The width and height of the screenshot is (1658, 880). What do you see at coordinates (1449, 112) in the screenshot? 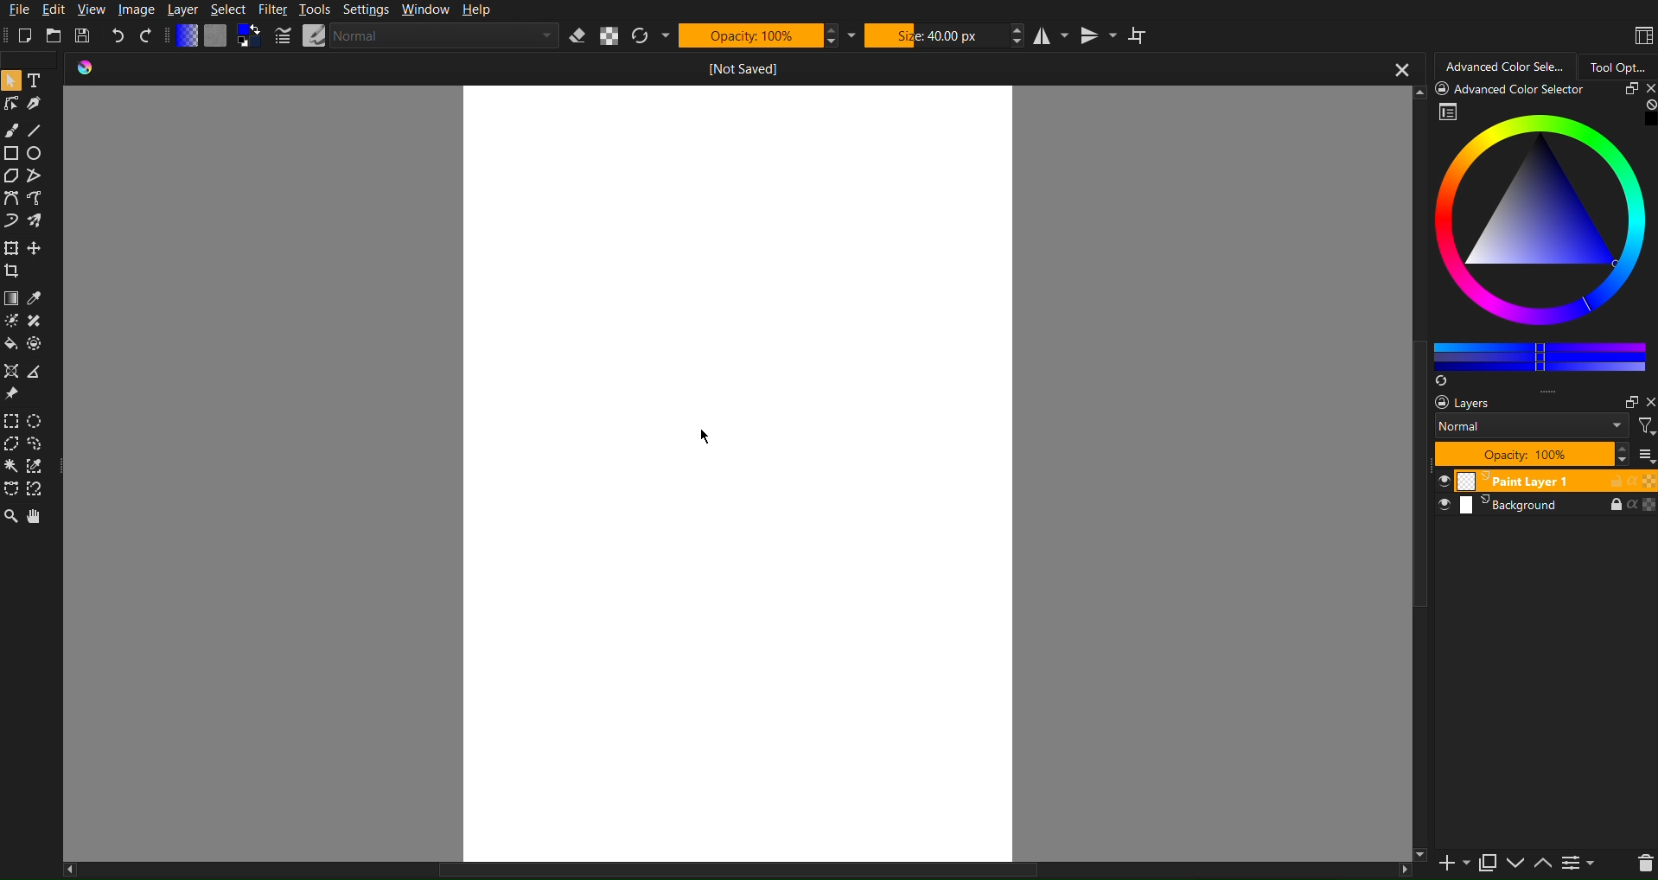
I see `properties` at bounding box center [1449, 112].